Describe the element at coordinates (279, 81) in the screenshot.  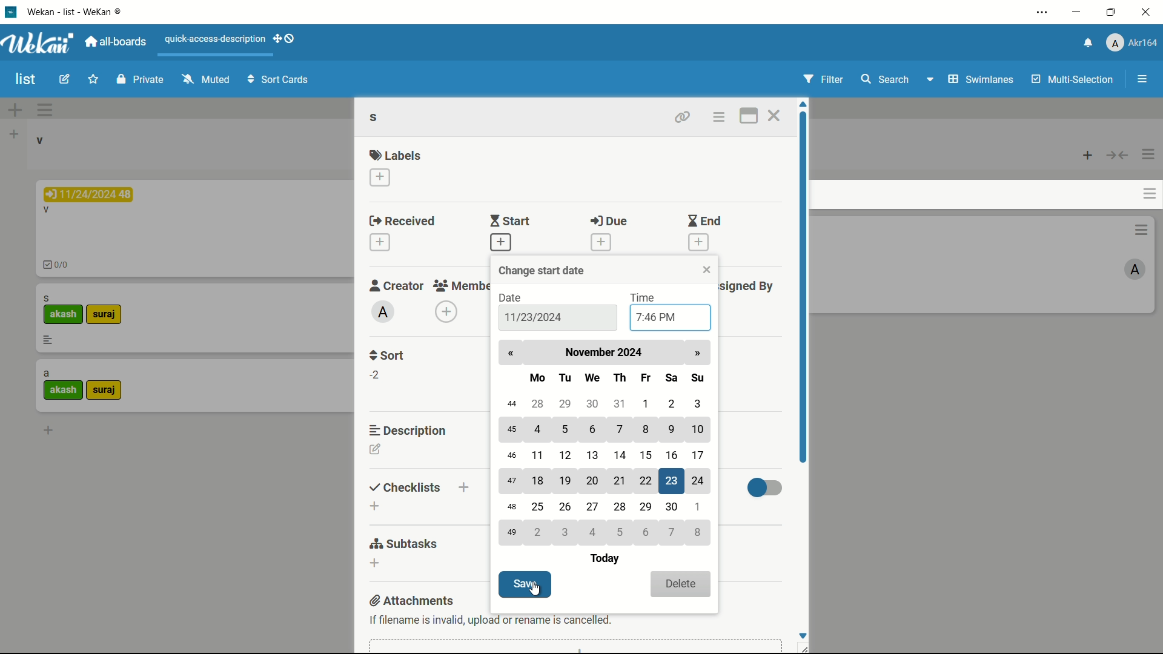
I see `sort cards` at that location.